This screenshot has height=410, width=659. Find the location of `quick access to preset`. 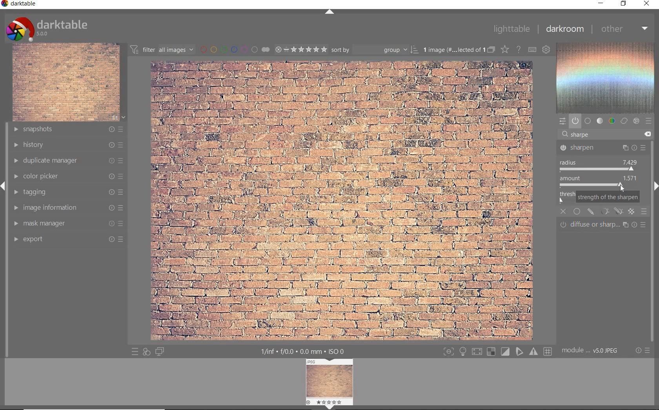

quick access to preset is located at coordinates (133, 351).